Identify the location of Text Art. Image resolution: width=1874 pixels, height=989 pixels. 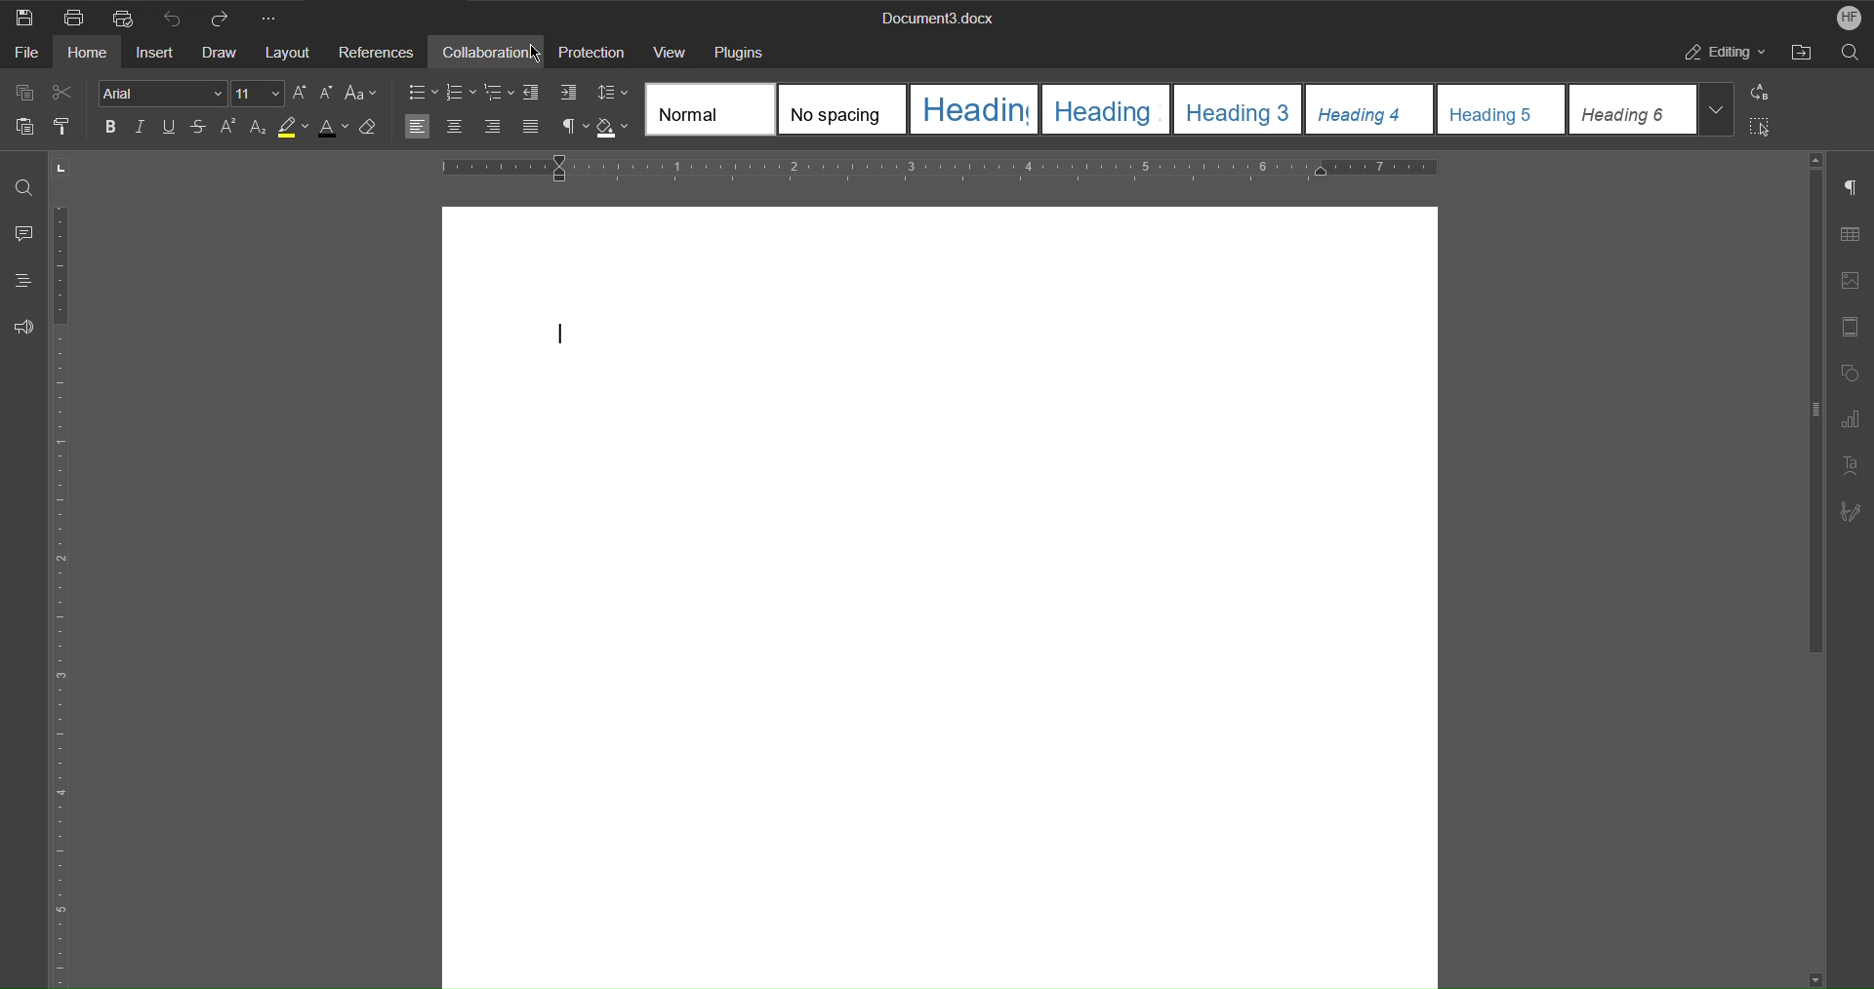
(1852, 465).